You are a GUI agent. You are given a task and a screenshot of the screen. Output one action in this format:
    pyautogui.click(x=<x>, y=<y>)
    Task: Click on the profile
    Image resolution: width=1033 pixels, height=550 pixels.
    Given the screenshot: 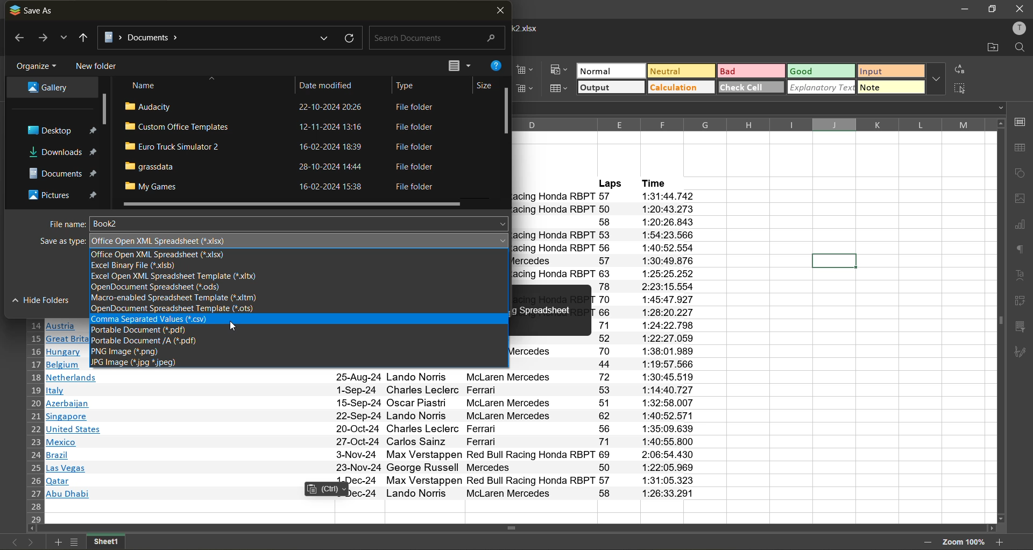 What is the action you would take?
    pyautogui.click(x=1019, y=27)
    